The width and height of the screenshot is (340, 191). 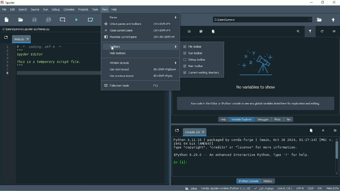 I want to click on RW, so click(x=319, y=188).